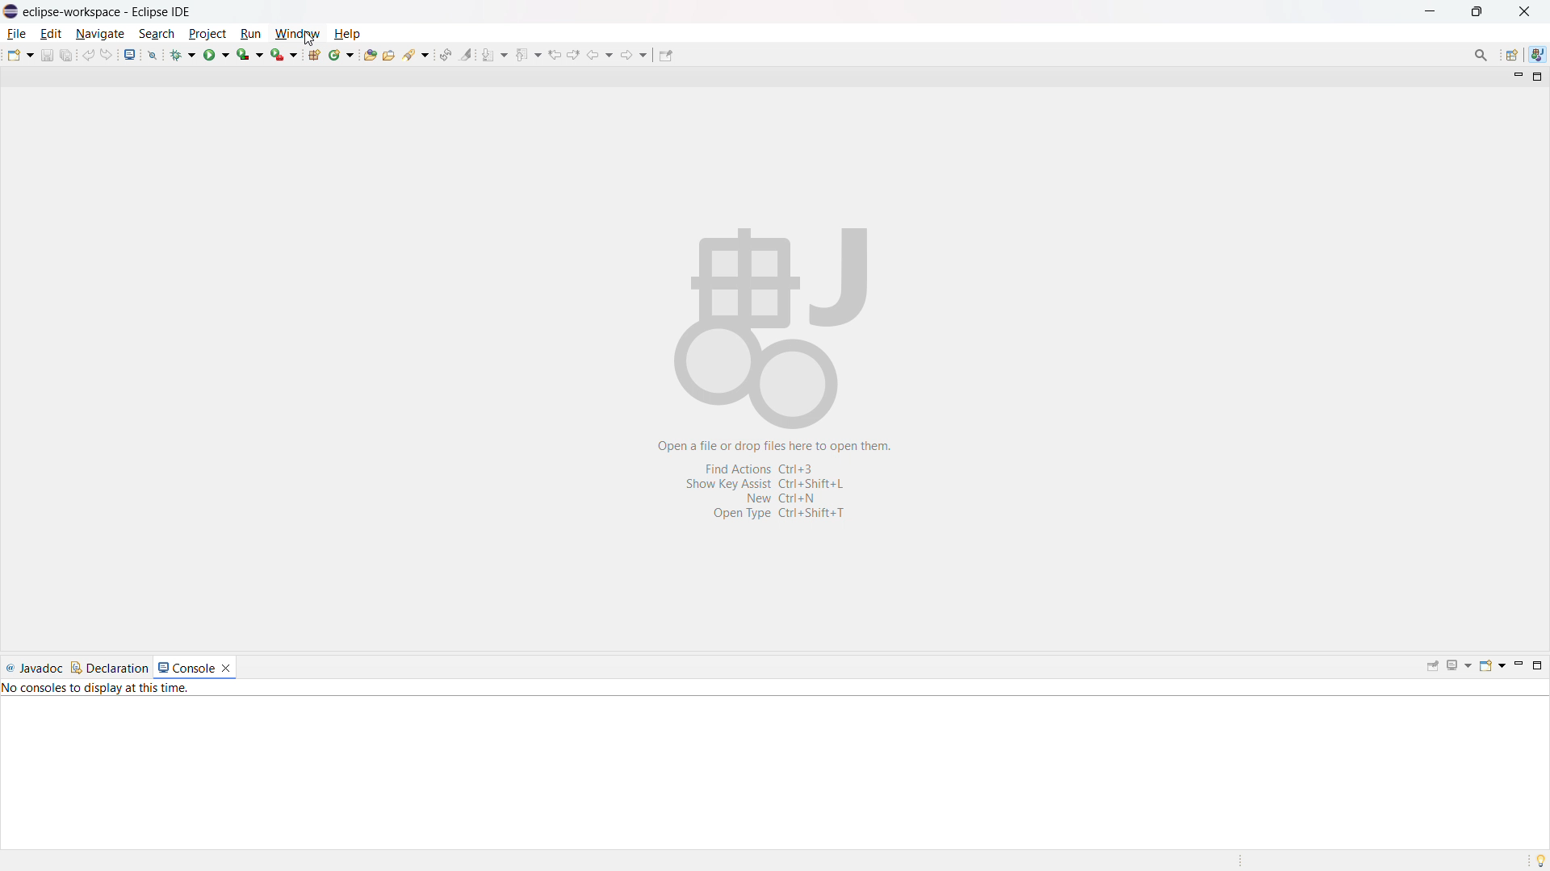 This screenshot has width=1550, height=871. I want to click on open console, so click(1492, 666).